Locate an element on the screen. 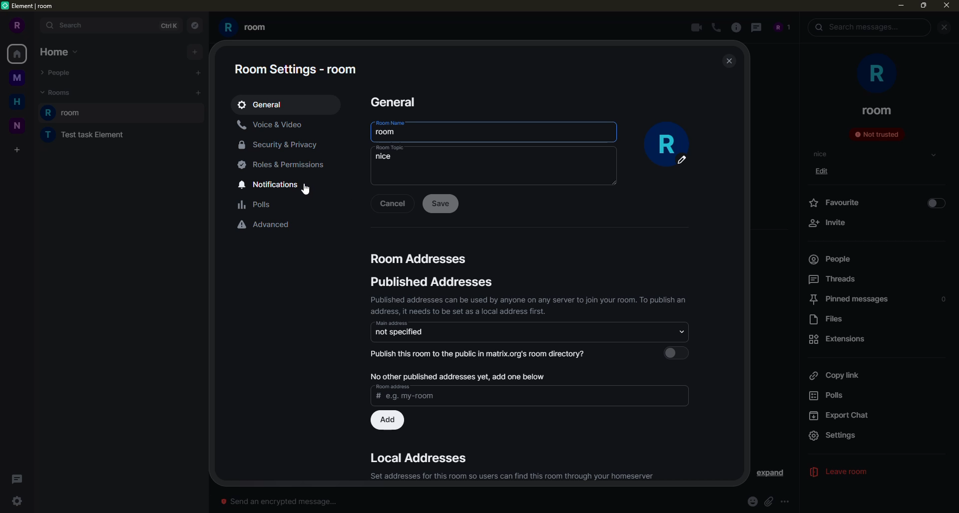 The height and width of the screenshot is (513, 959). R is located at coordinates (17, 25).